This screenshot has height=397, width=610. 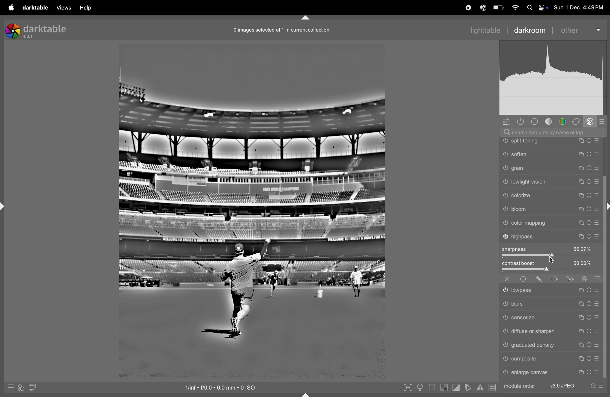 What do you see at coordinates (536, 122) in the screenshot?
I see `base` at bounding box center [536, 122].